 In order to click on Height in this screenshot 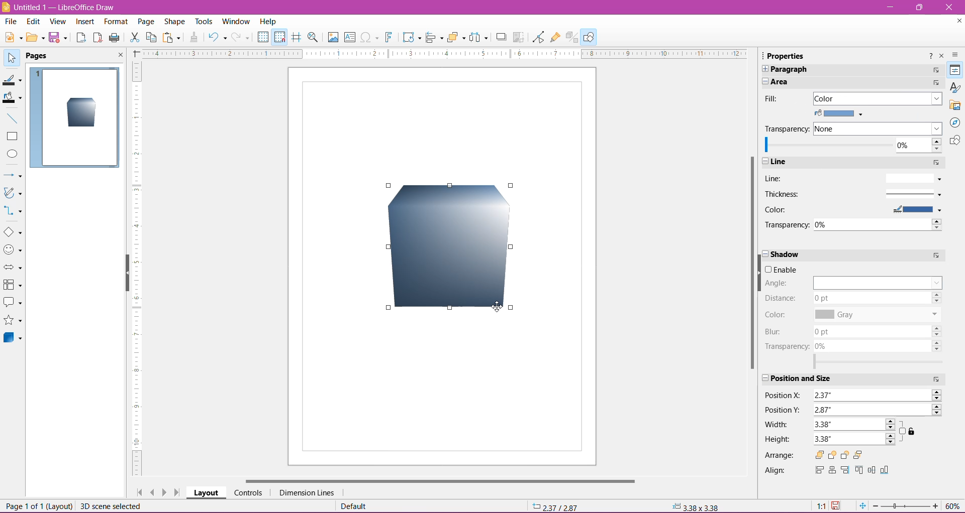, I will do `click(778, 440)`.